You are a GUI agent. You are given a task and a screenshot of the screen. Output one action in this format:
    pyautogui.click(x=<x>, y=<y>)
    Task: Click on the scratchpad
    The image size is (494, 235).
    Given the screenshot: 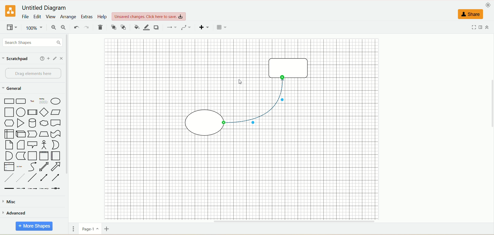 What is the action you would take?
    pyautogui.click(x=16, y=59)
    